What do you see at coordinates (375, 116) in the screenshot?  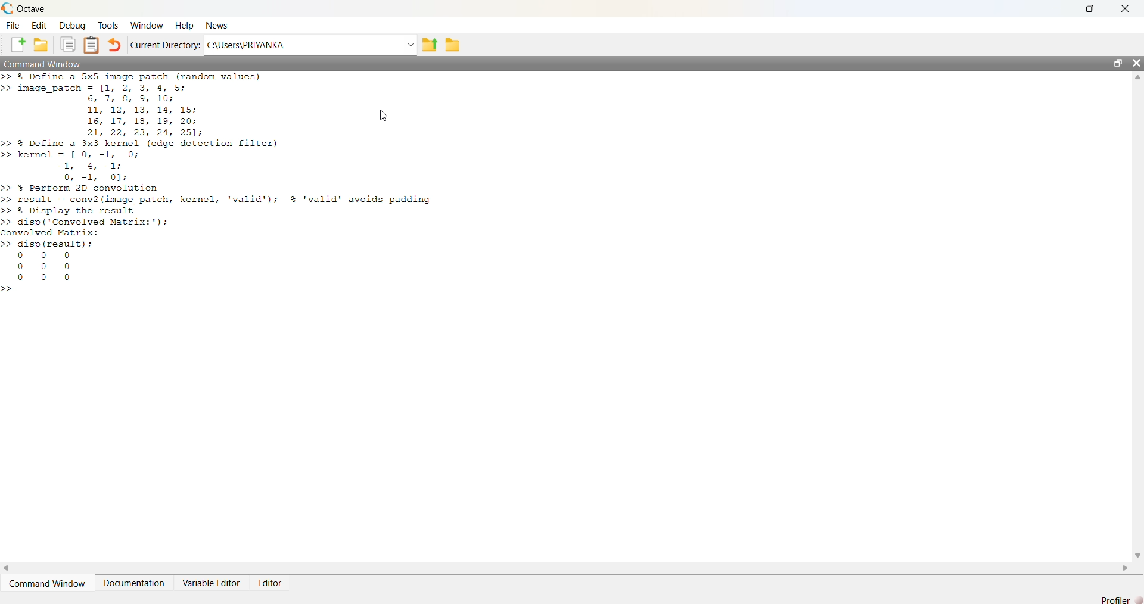 I see `Cursor` at bounding box center [375, 116].